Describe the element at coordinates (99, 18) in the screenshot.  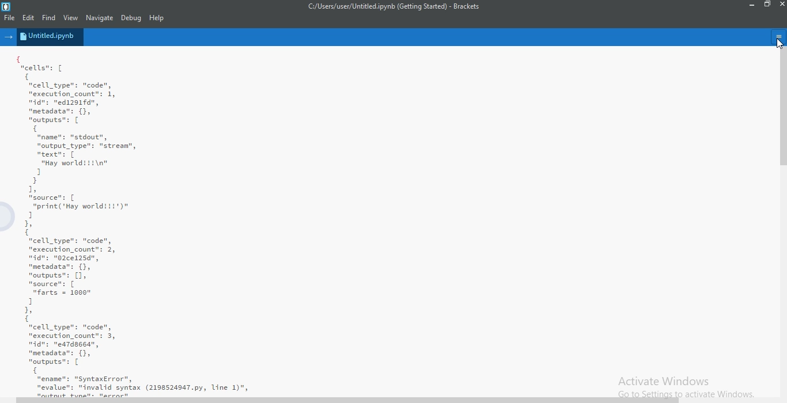
I see `Navigate` at that location.